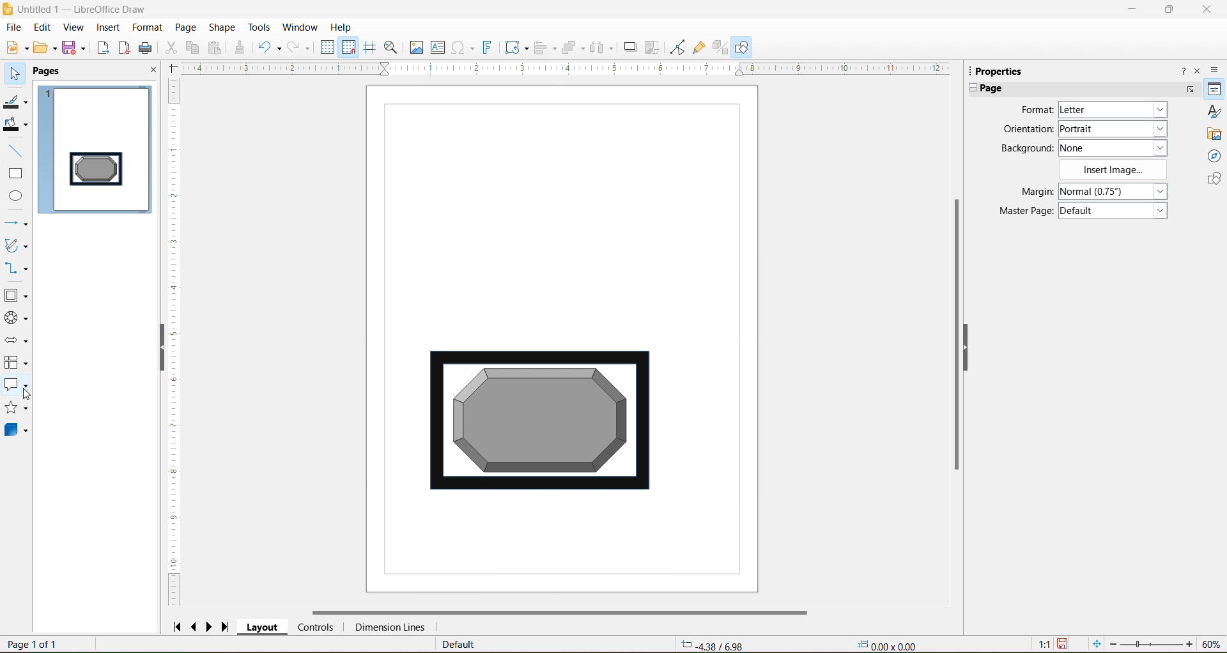 The image size is (1227, 653). What do you see at coordinates (16, 174) in the screenshot?
I see `Rectangle` at bounding box center [16, 174].